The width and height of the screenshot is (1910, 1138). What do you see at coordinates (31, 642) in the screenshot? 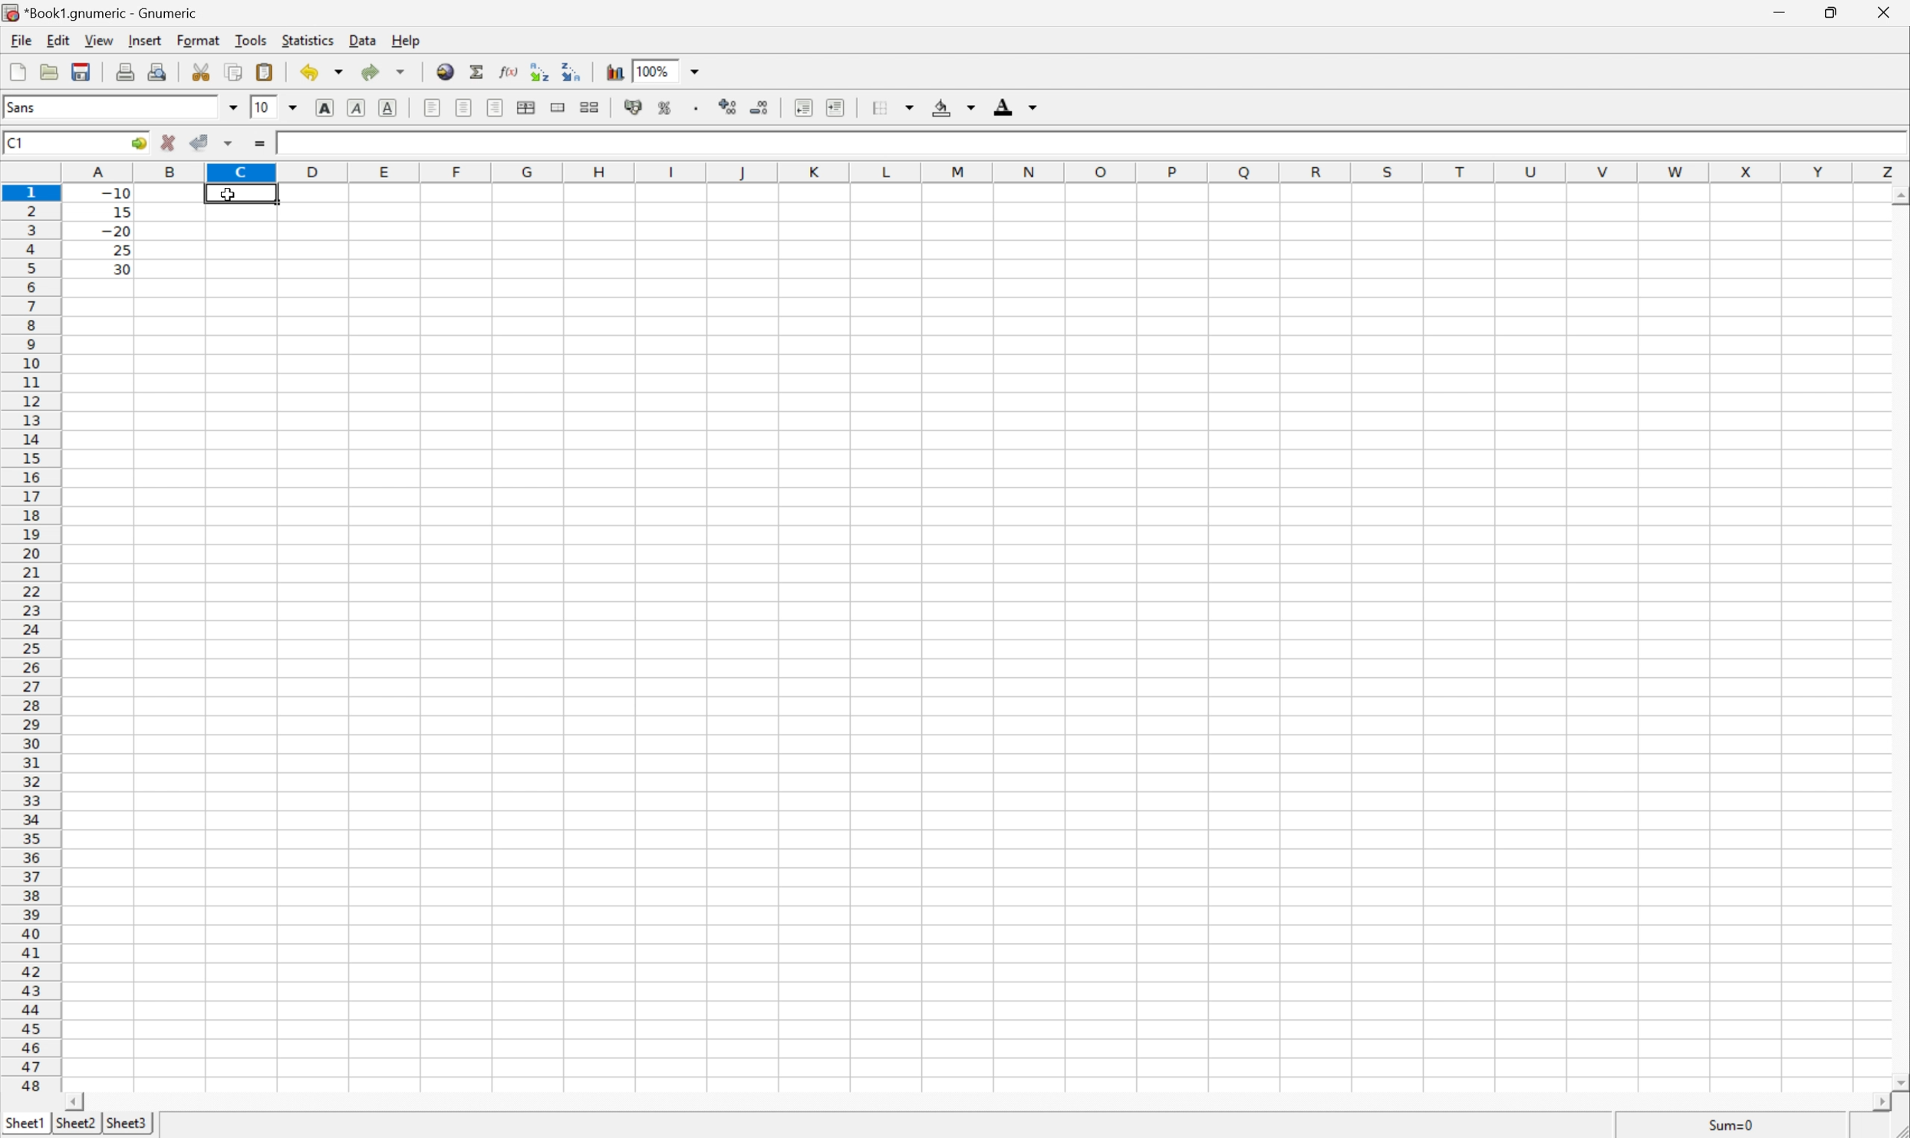
I see `Row numbers` at bounding box center [31, 642].